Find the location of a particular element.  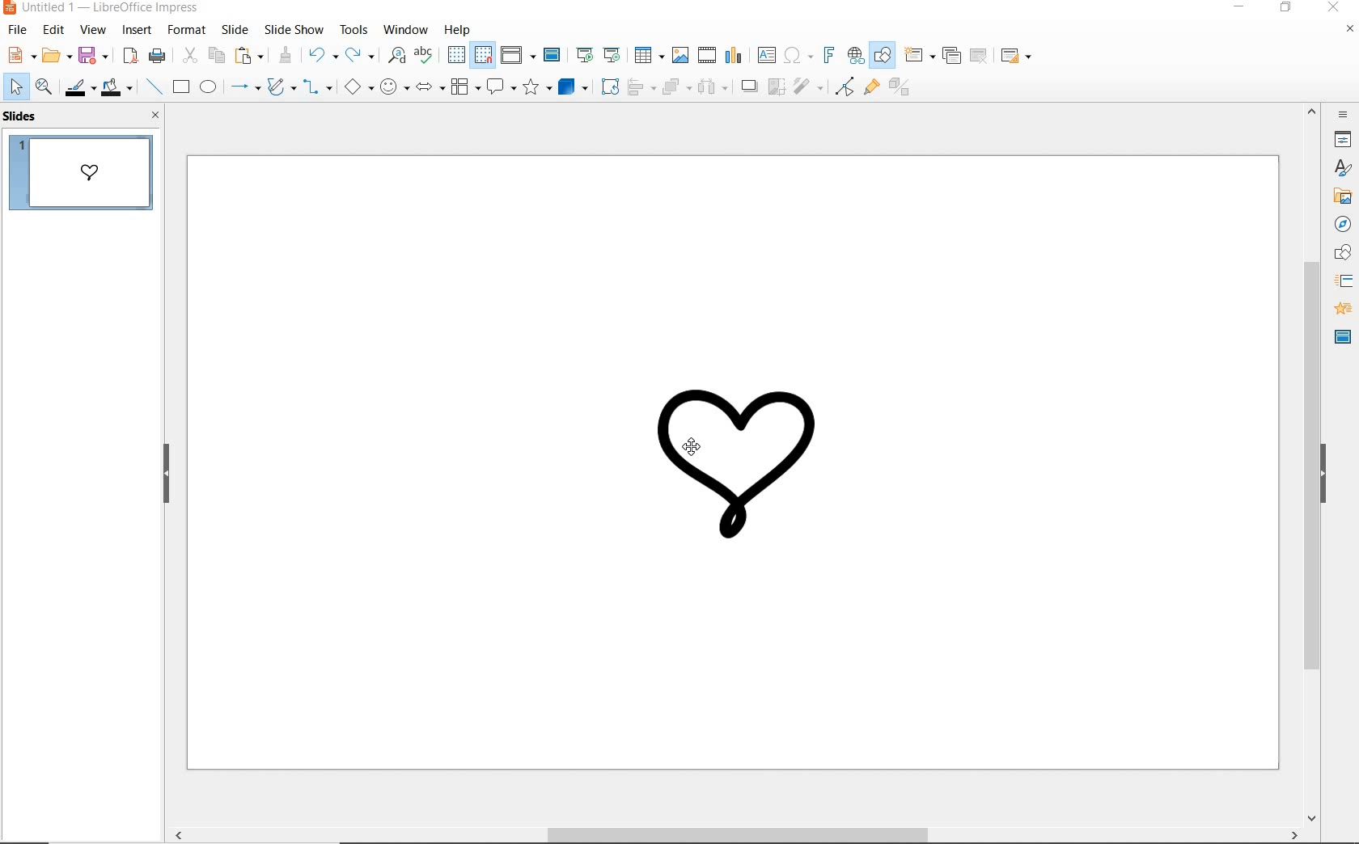

redo is located at coordinates (359, 56).